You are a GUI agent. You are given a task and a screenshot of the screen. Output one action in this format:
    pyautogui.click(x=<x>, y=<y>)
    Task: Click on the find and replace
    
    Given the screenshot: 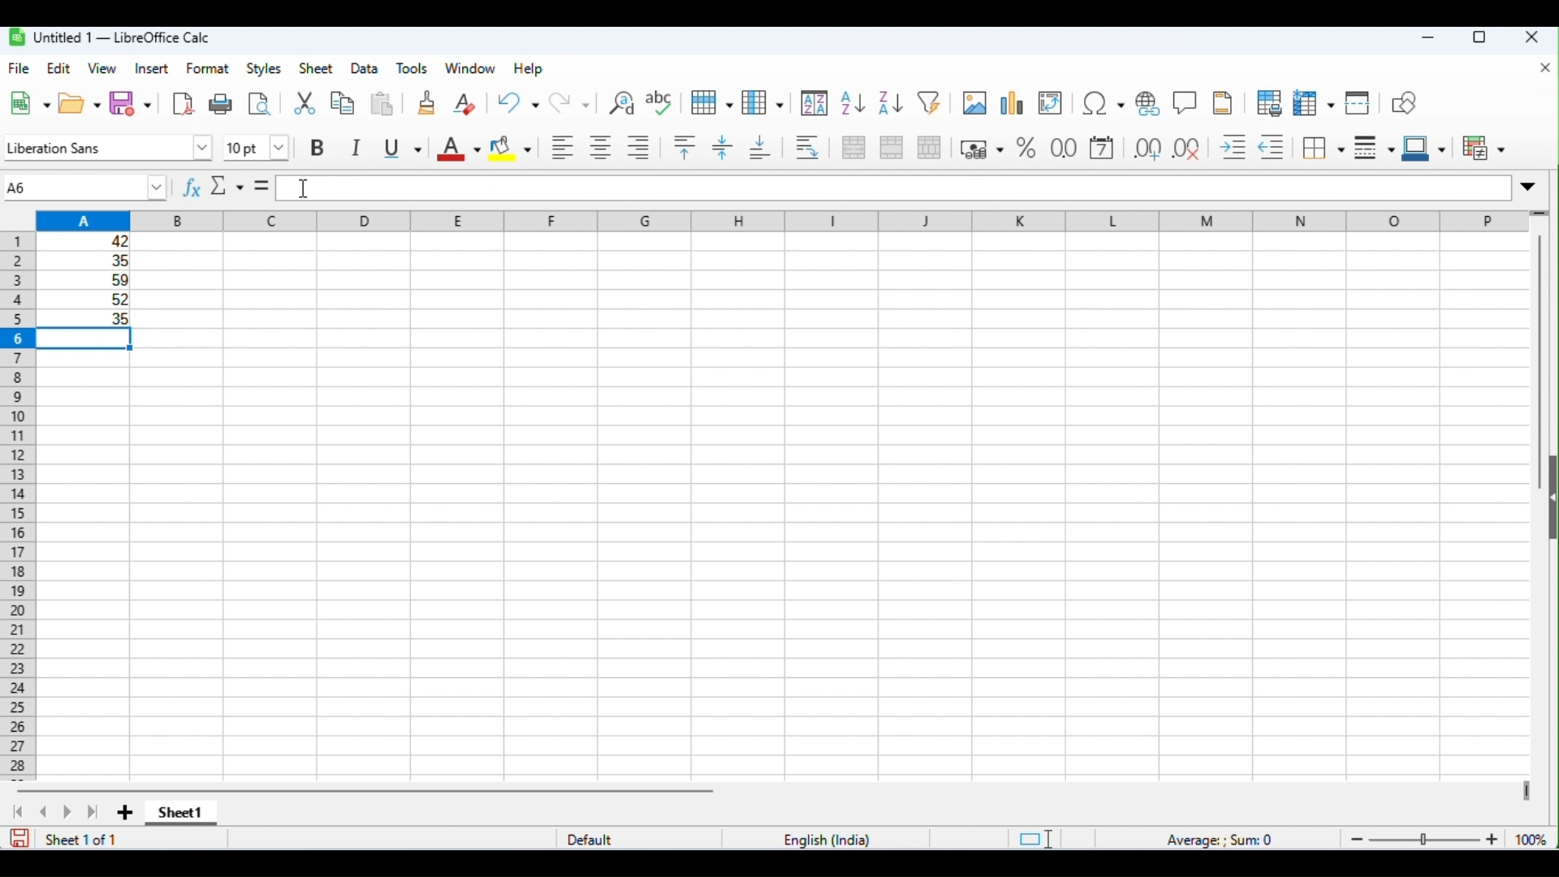 What is the action you would take?
    pyautogui.click(x=618, y=102)
    